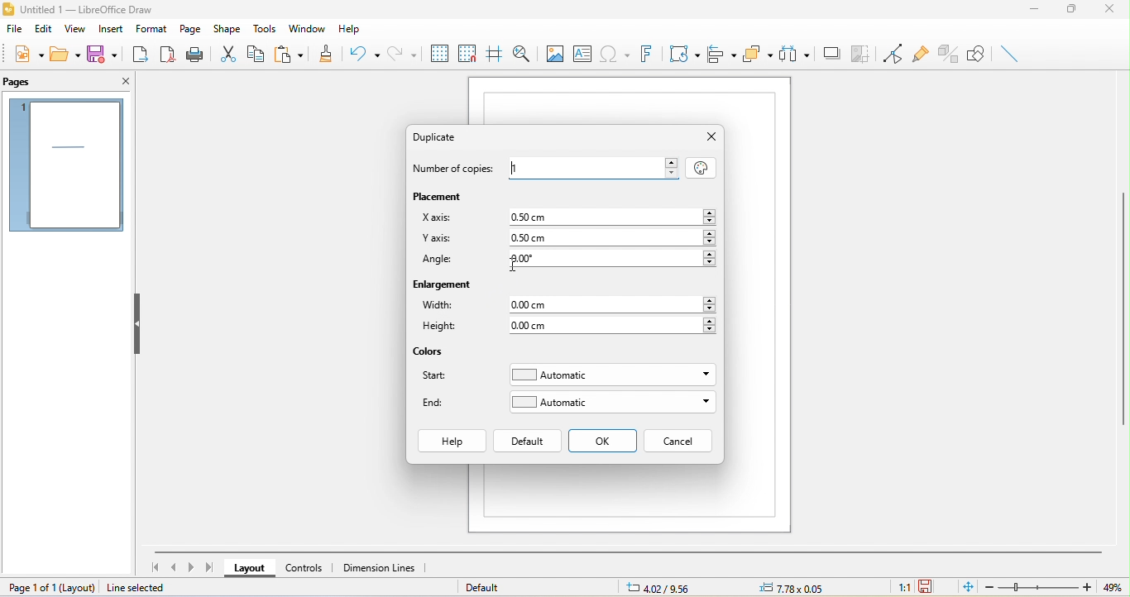 The height and width of the screenshot is (597, 1130). What do you see at coordinates (615, 304) in the screenshot?
I see `0.00 cm` at bounding box center [615, 304].